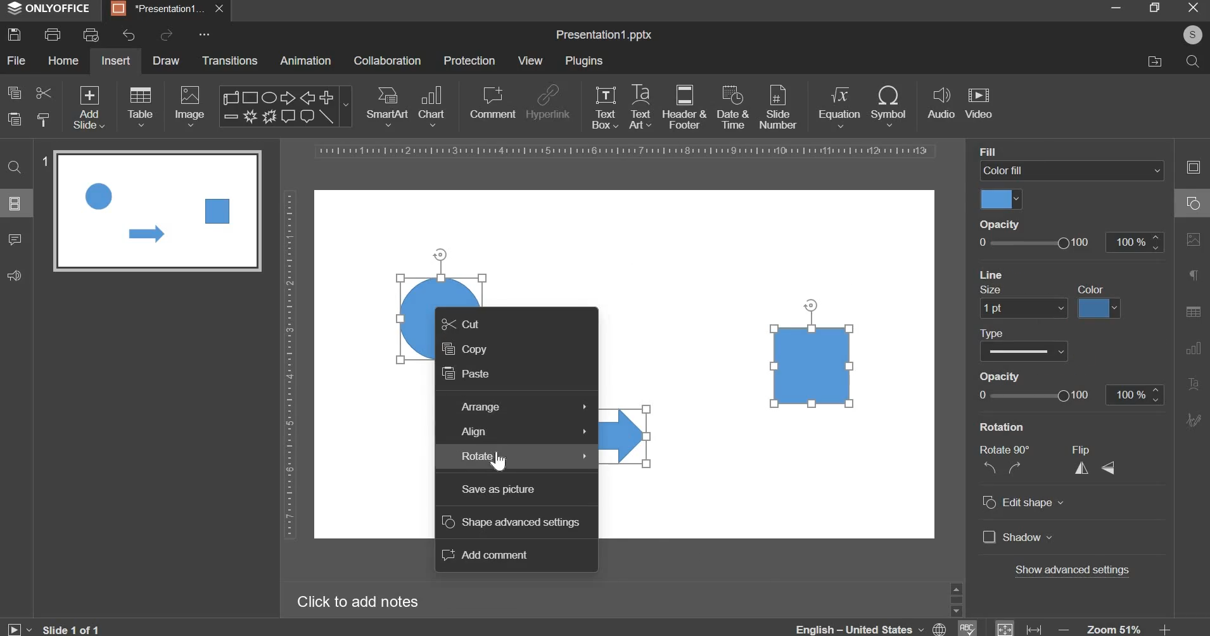 Image resolution: width=1210 pixels, height=636 pixels. Describe the element at coordinates (1004, 224) in the screenshot. I see `opacity` at that location.